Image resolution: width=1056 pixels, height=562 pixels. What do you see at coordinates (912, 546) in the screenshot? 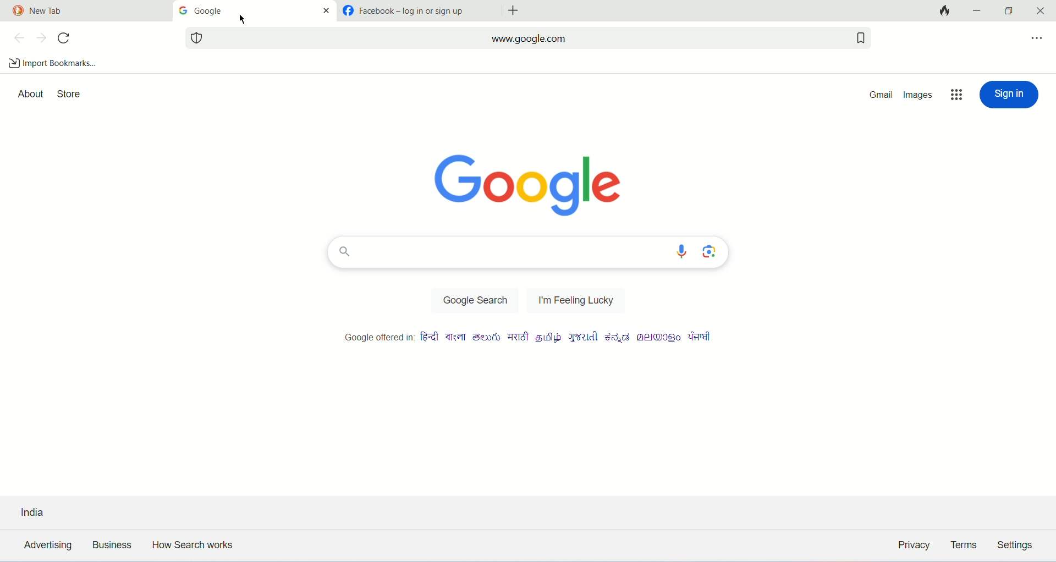
I see `privacy` at bounding box center [912, 546].